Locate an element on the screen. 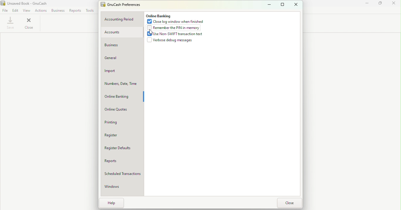 The width and height of the screenshot is (401, 210). Maximize is located at coordinates (282, 4).